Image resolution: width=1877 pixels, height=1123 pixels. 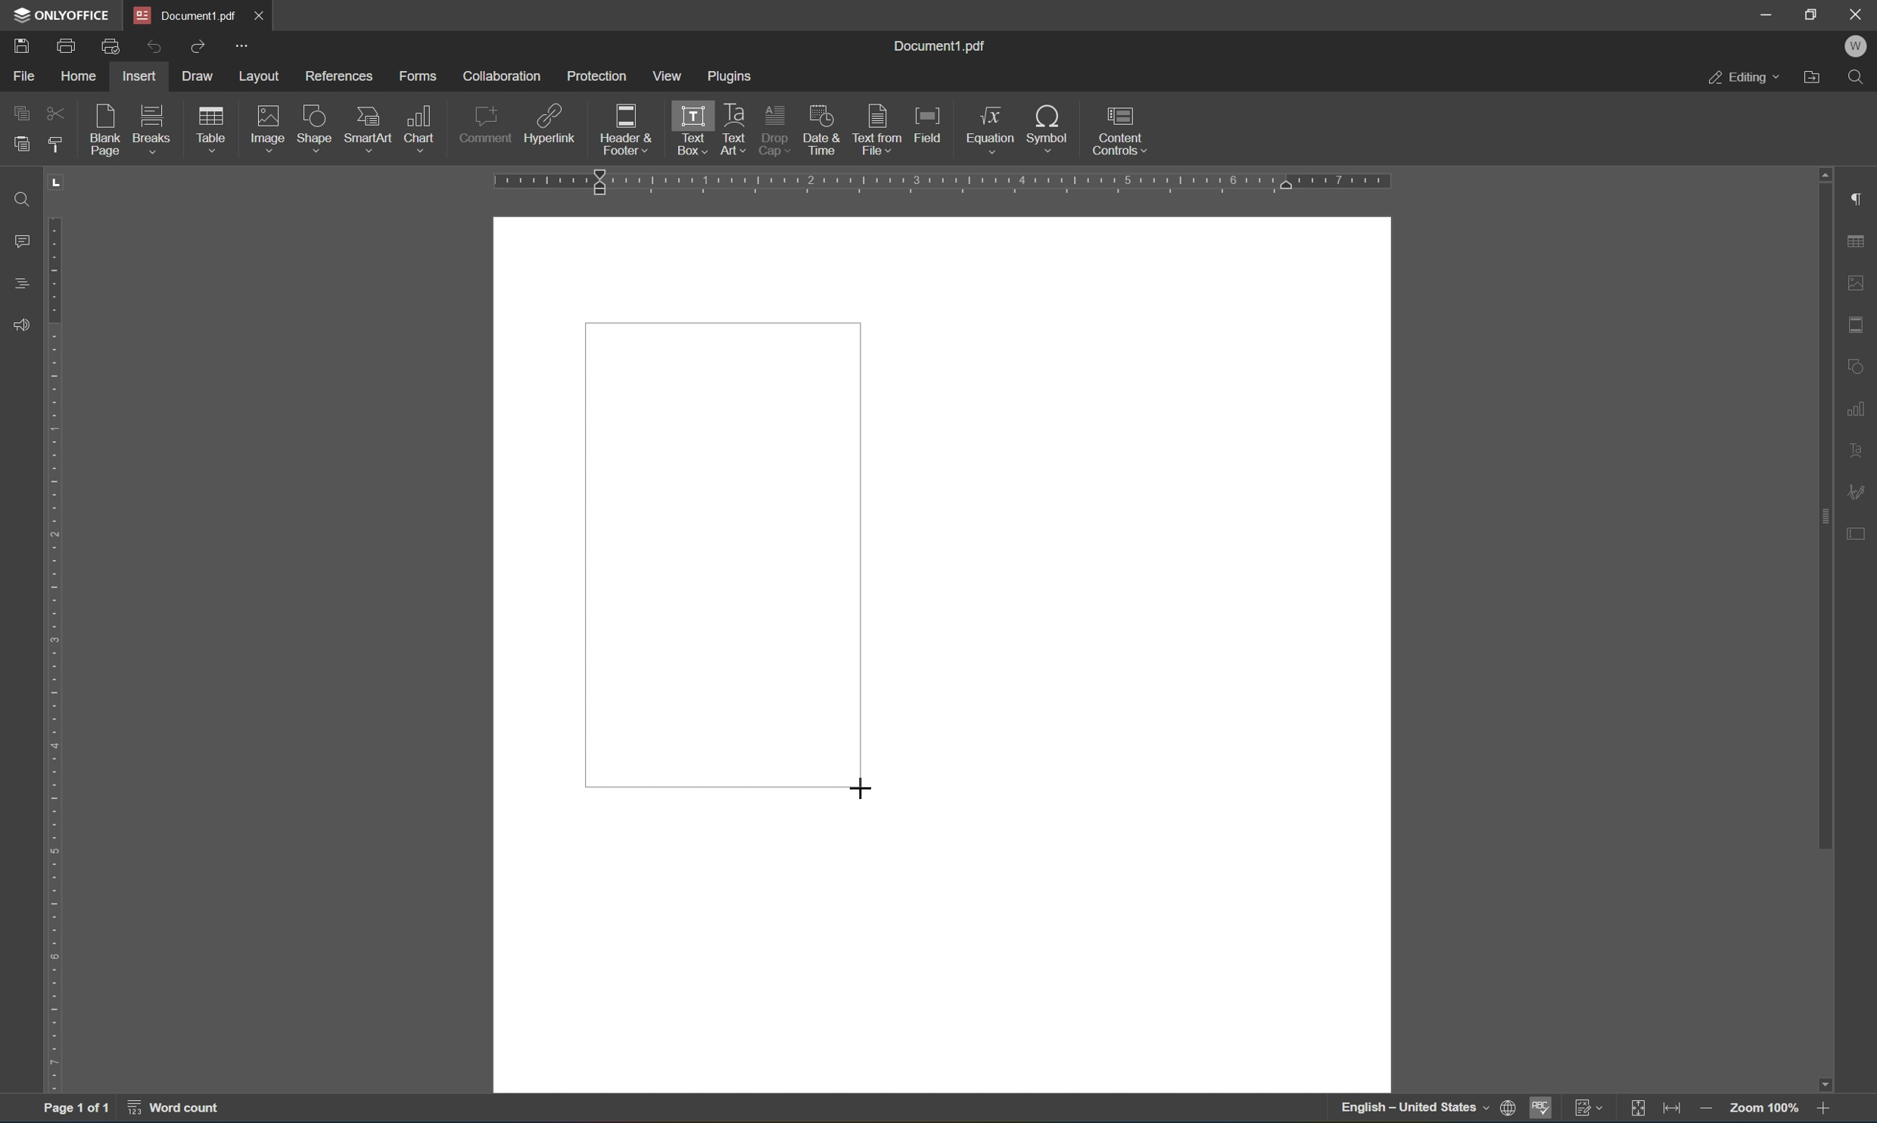 I want to click on equation, so click(x=991, y=129).